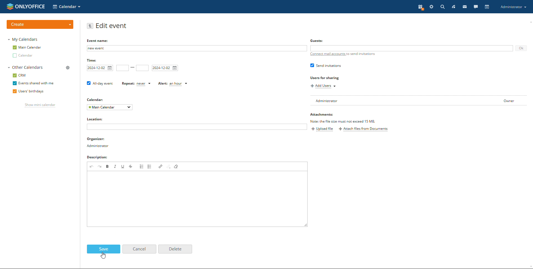 The image size is (533, 269). I want to click on my calendars, so click(24, 39).